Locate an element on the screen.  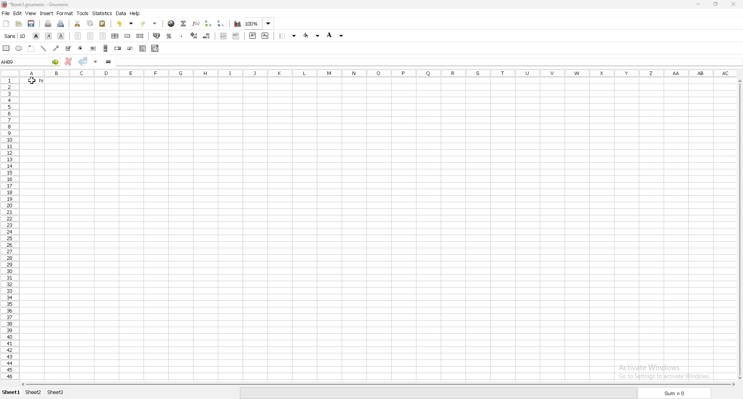
rectangle is located at coordinates (6, 48).